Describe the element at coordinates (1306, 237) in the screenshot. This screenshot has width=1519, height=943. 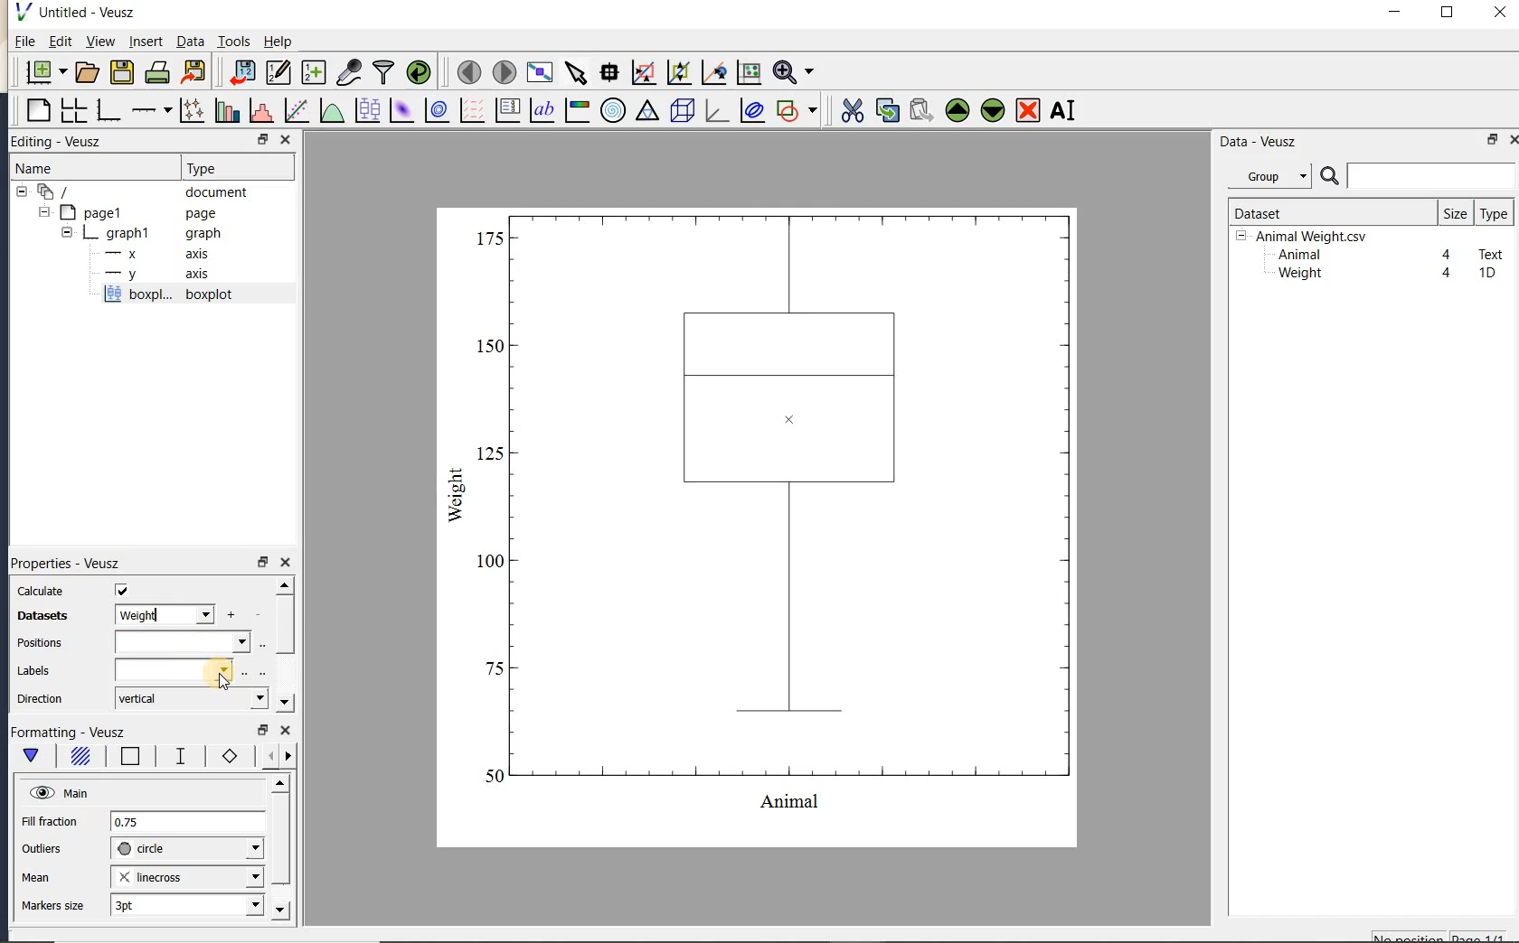
I see `Animalweight.csv` at that location.